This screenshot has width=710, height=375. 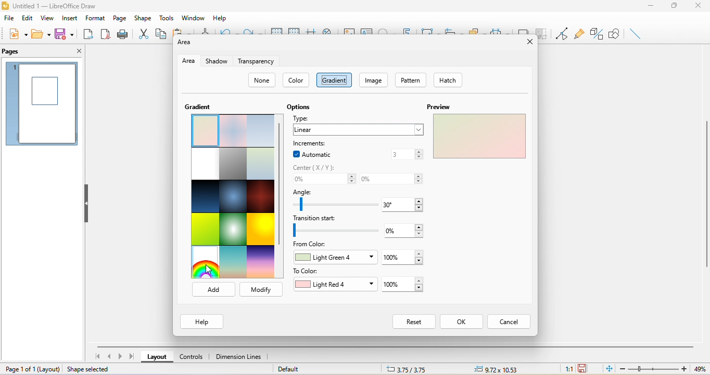 What do you see at coordinates (161, 33) in the screenshot?
I see `copy` at bounding box center [161, 33].